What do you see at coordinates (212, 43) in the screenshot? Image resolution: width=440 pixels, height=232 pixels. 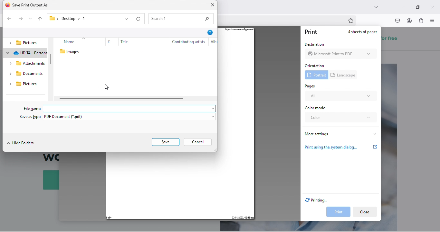 I see `Alb` at bounding box center [212, 43].